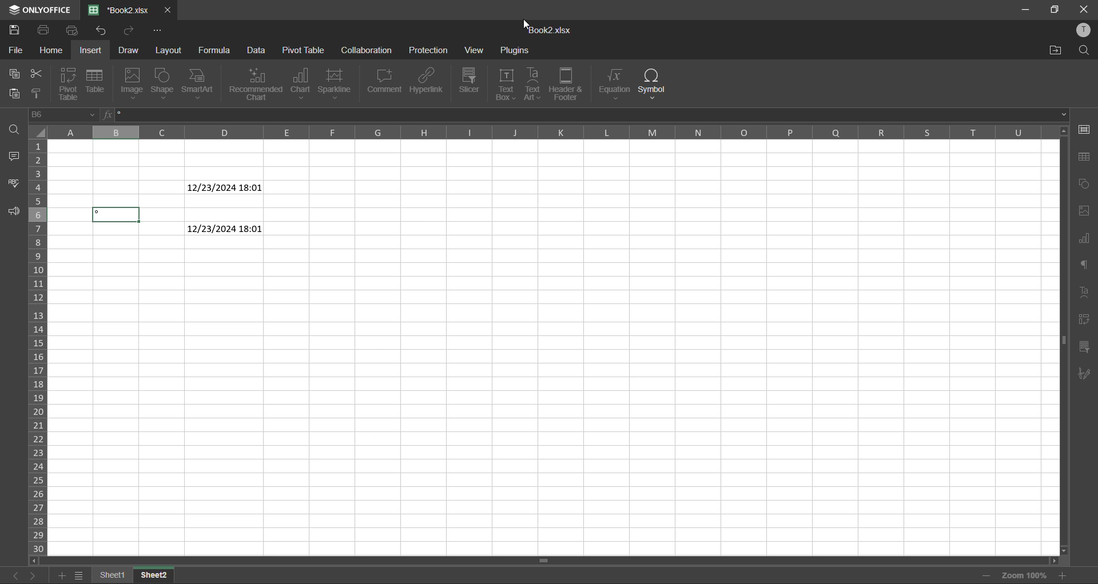  Describe the element at coordinates (61, 576) in the screenshot. I see `add sheet` at that location.